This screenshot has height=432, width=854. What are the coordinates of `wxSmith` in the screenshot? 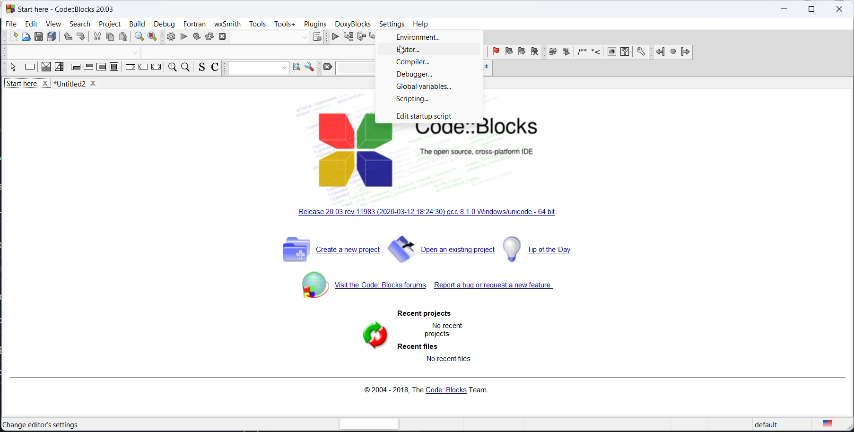 It's located at (227, 24).